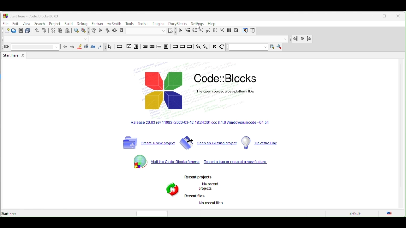 The height and width of the screenshot is (228, 406). Describe the element at coordinates (153, 47) in the screenshot. I see `exit` at that location.